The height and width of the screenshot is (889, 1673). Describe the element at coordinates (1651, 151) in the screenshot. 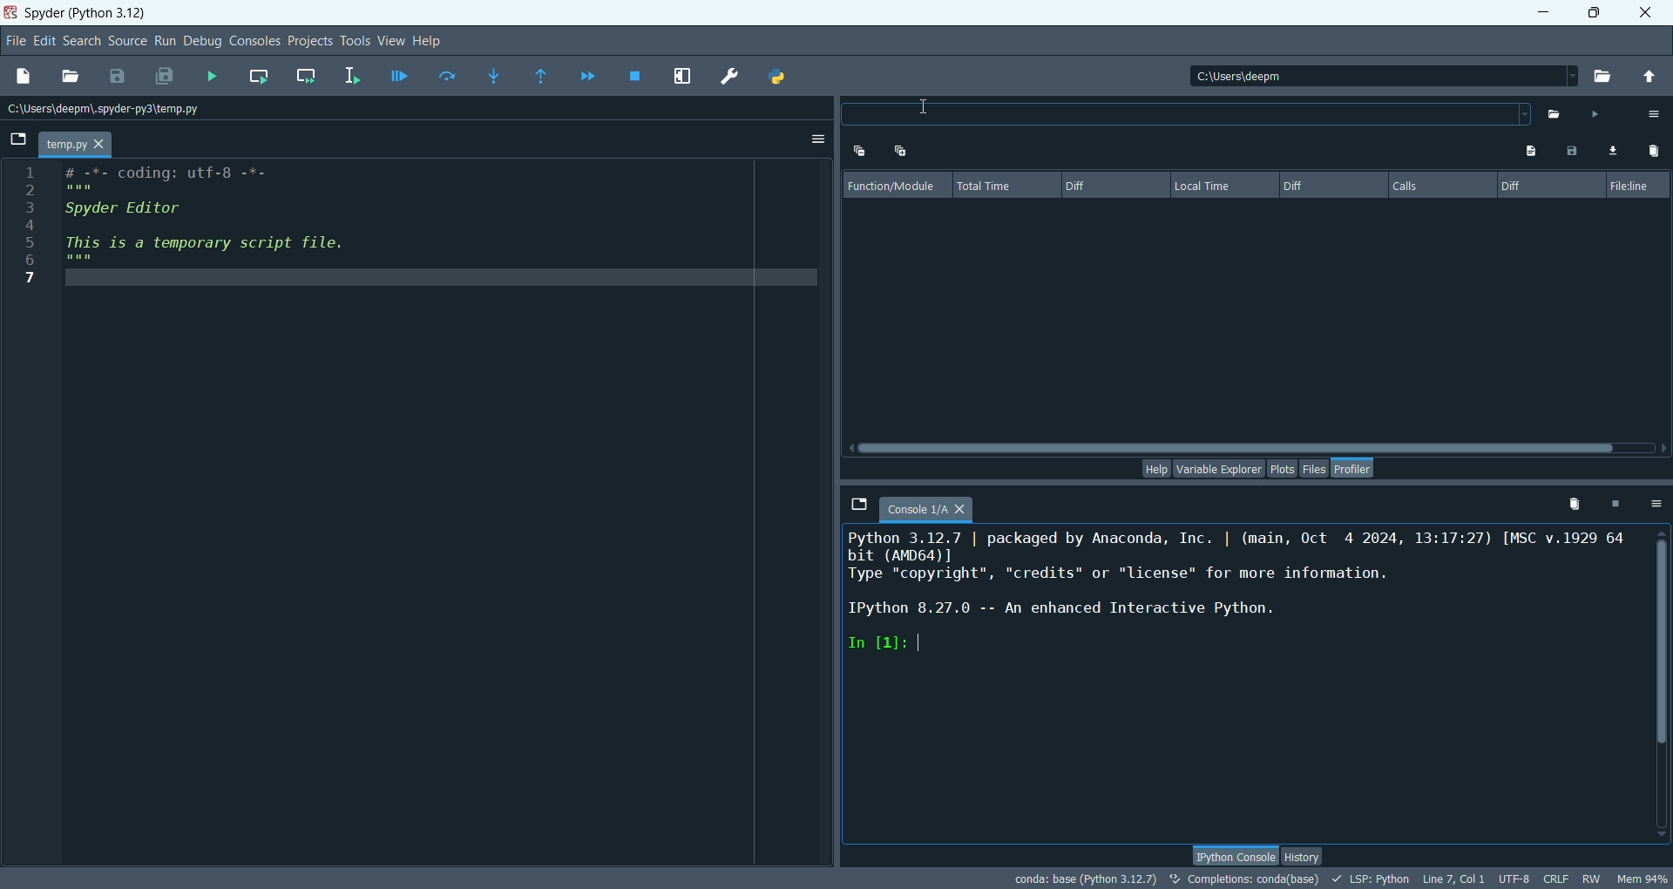

I see `clear comparisons data` at that location.